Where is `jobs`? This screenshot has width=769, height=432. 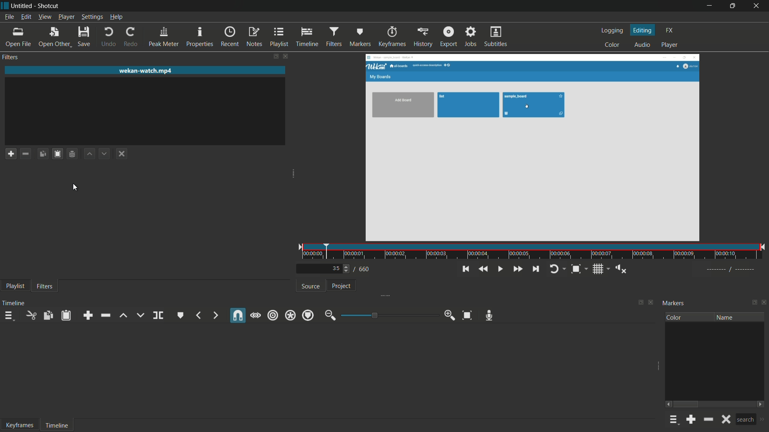
jobs is located at coordinates (469, 37).